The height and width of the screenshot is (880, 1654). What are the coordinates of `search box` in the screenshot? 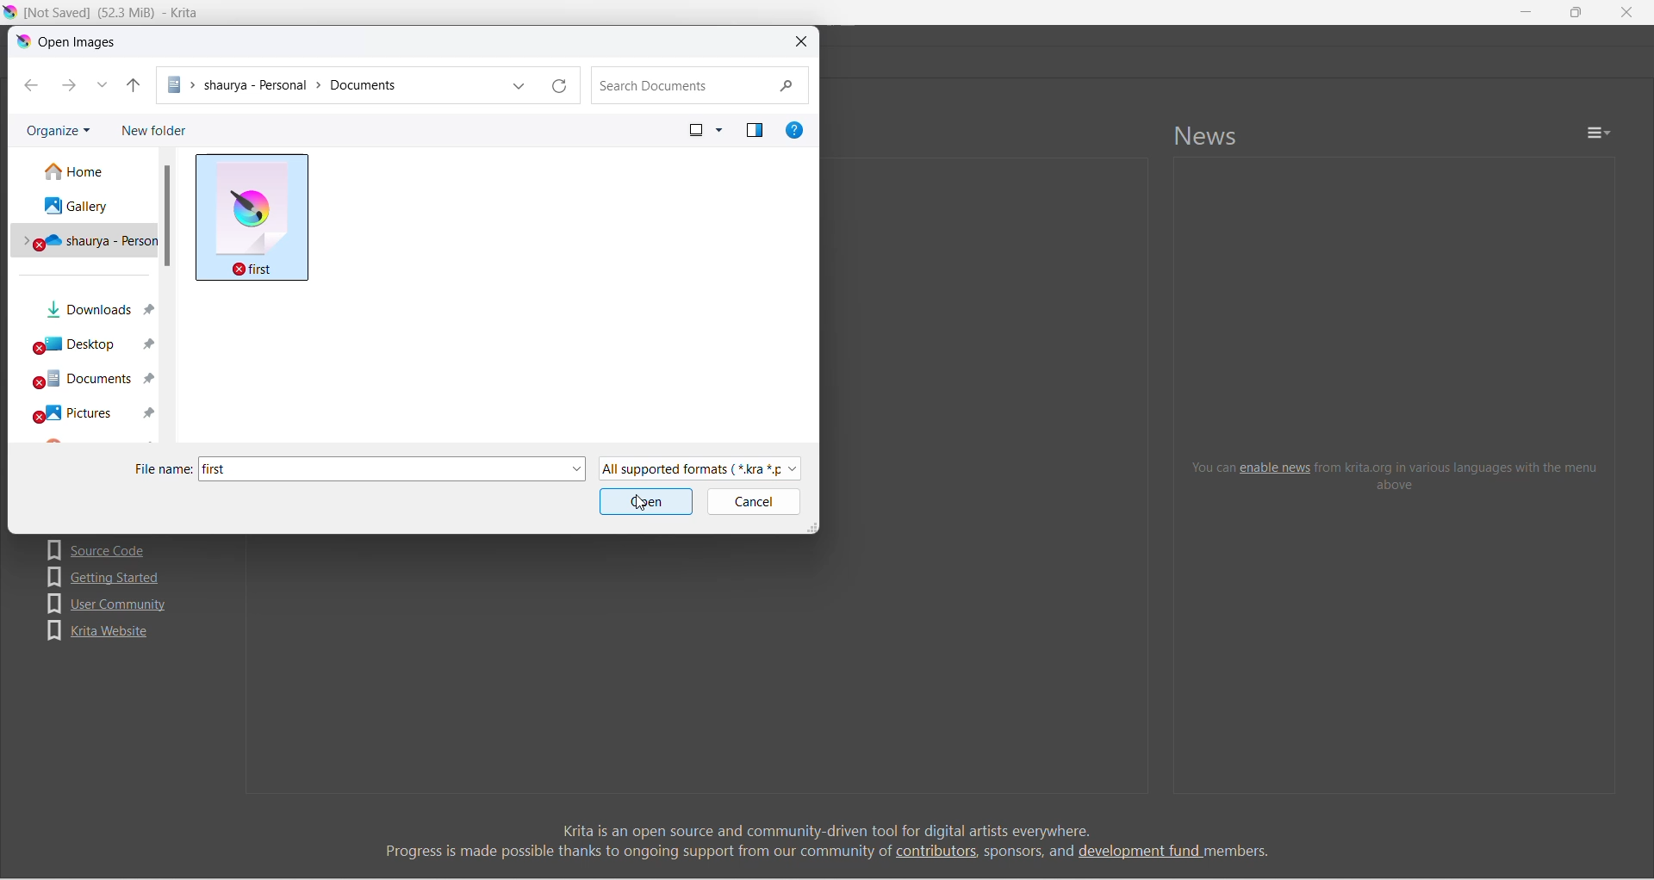 It's located at (700, 85).